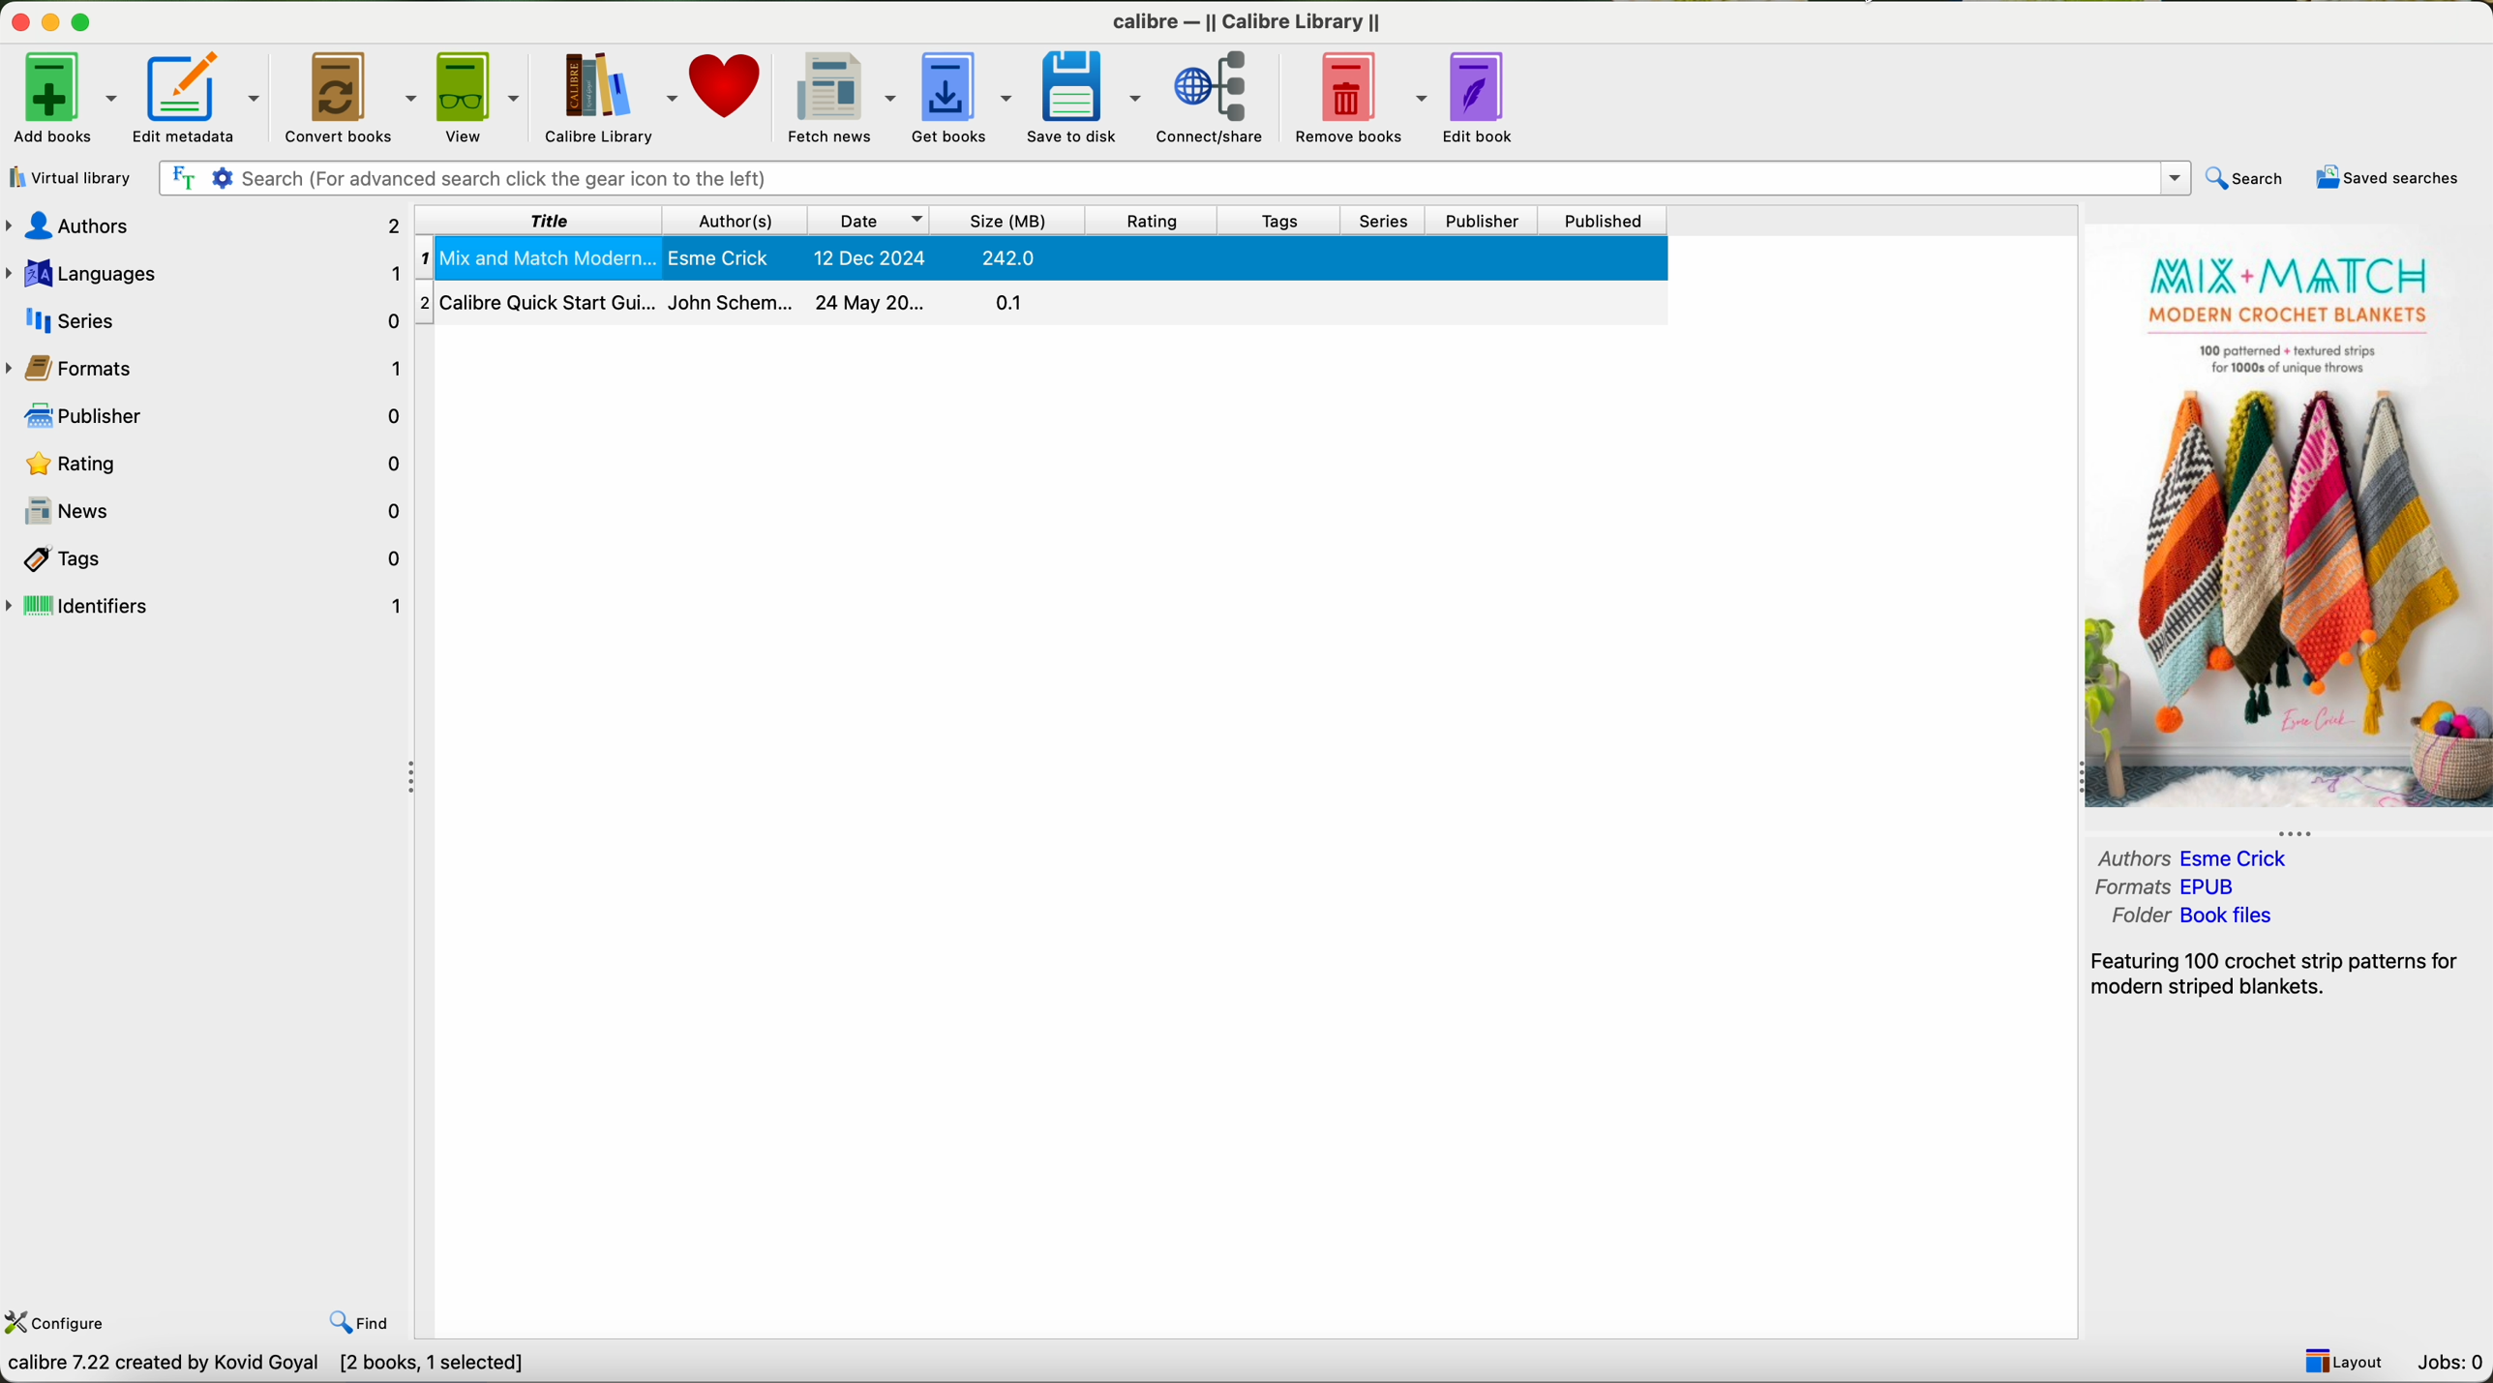  What do you see at coordinates (2340, 1362) in the screenshot?
I see `layout` at bounding box center [2340, 1362].